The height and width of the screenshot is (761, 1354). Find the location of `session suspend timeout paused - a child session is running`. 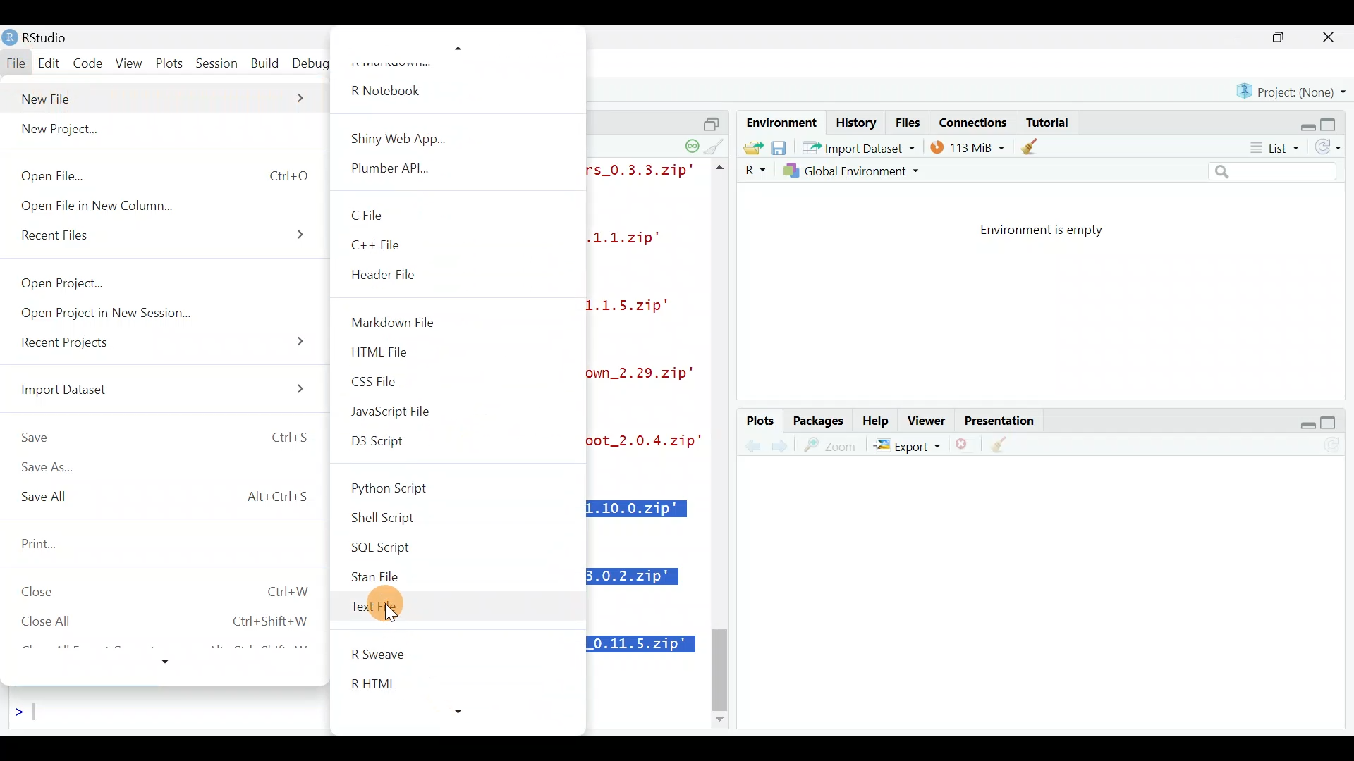

session suspend timeout paused - a child session is running is located at coordinates (691, 142).